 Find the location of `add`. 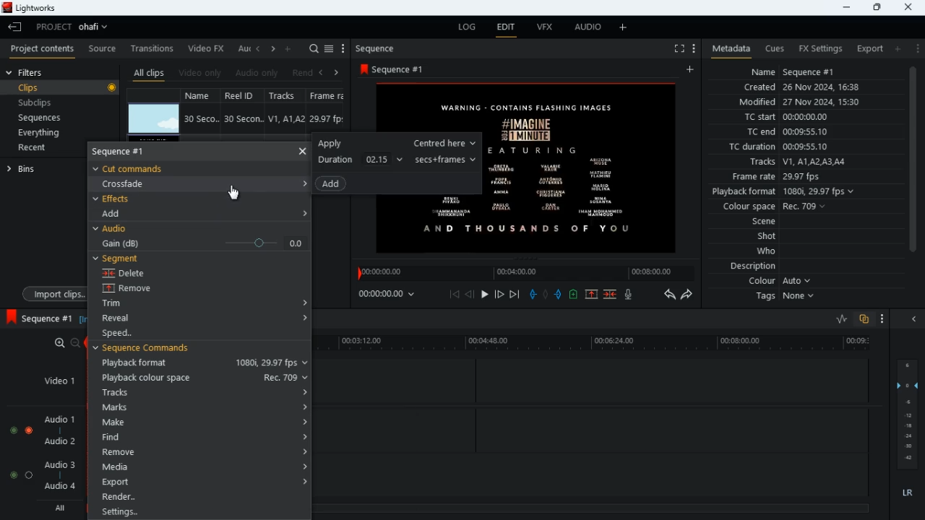

add is located at coordinates (897, 48).